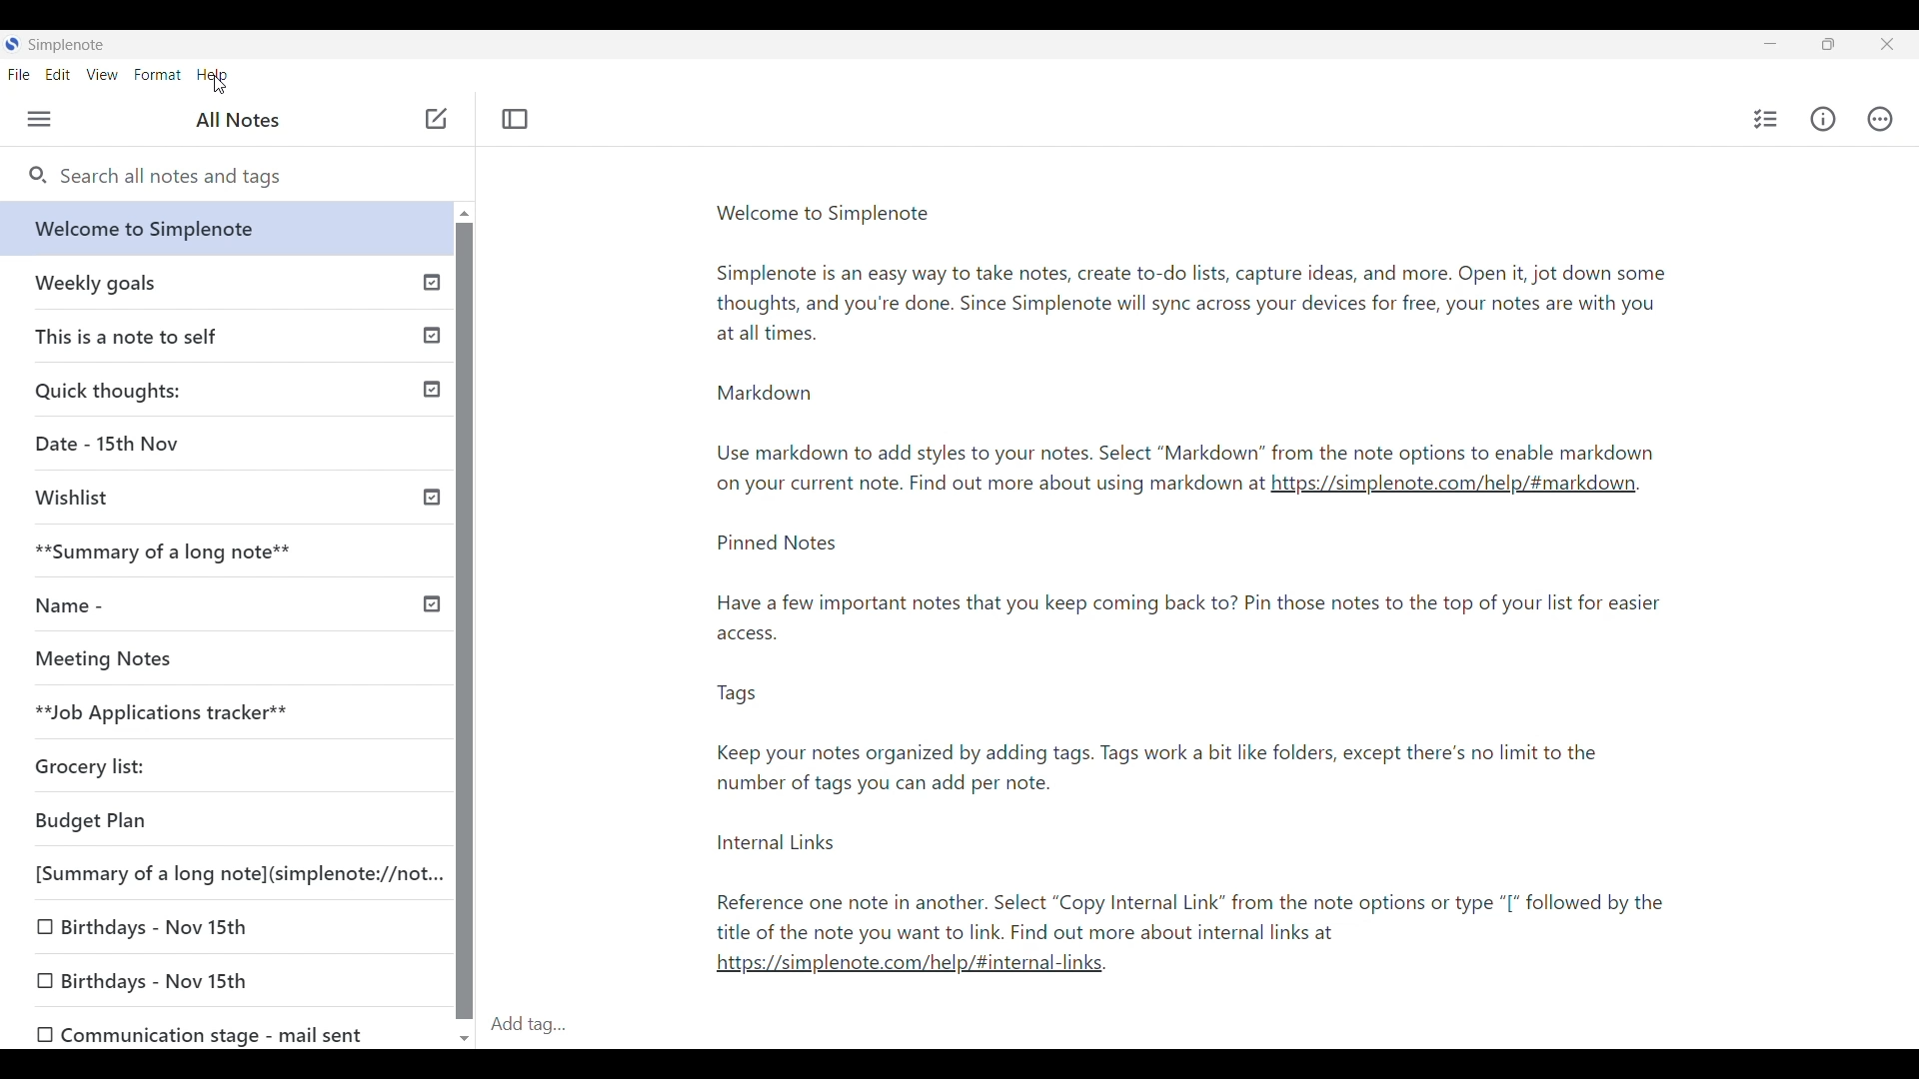 Image resolution: width=1919 pixels, height=1079 pixels. Describe the element at coordinates (149, 659) in the screenshot. I see `Meeting Notes` at that location.